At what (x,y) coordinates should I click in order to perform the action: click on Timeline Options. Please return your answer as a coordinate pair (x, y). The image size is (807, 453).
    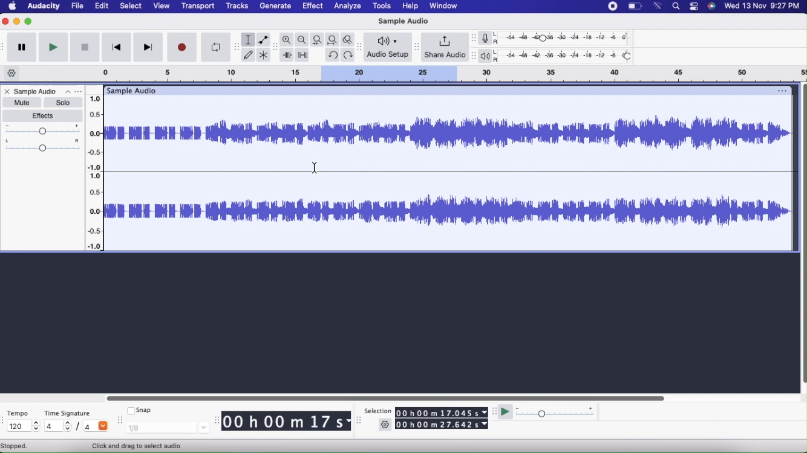
    Looking at the image, I should click on (13, 74).